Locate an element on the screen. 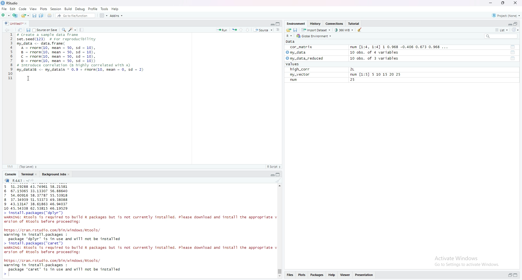 The width and height of the screenshot is (522, 280). Help is located at coordinates (332, 275).